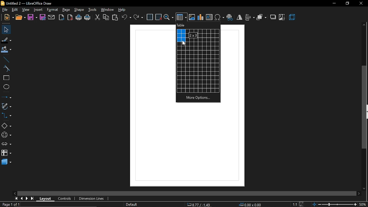 This screenshot has height=207, width=368. I want to click on insert image, so click(192, 17).